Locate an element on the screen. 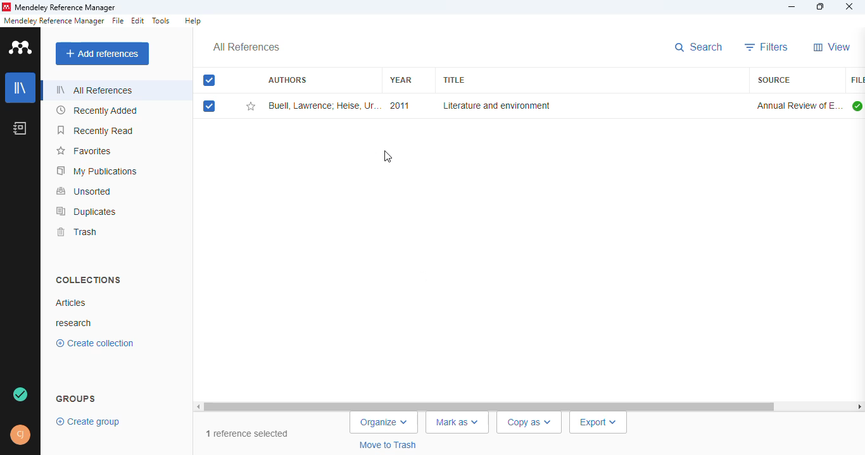  source is located at coordinates (774, 80).